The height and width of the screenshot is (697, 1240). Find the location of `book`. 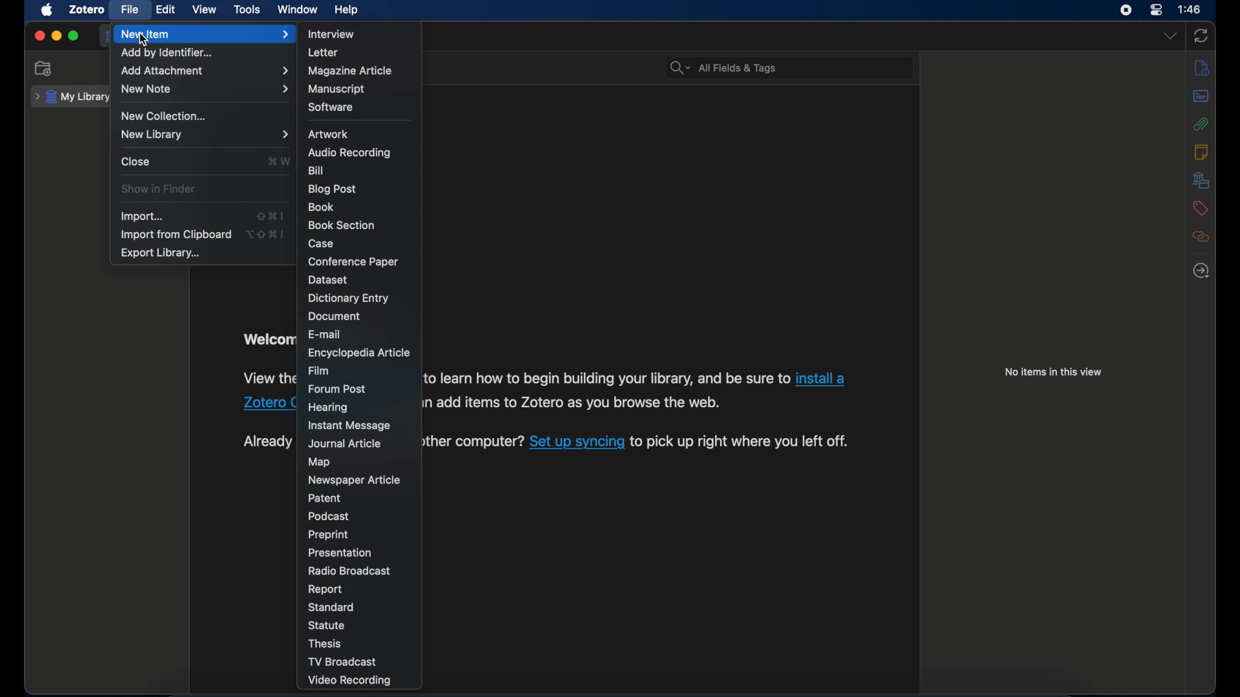

book is located at coordinates (320, 207).